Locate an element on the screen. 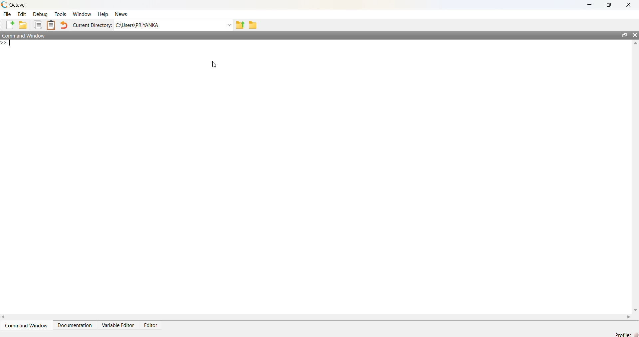 Image resolution: width=639 pixels, height=337 pixels. C:/Users/PRIYANKA is located at coordinates (167, 25).